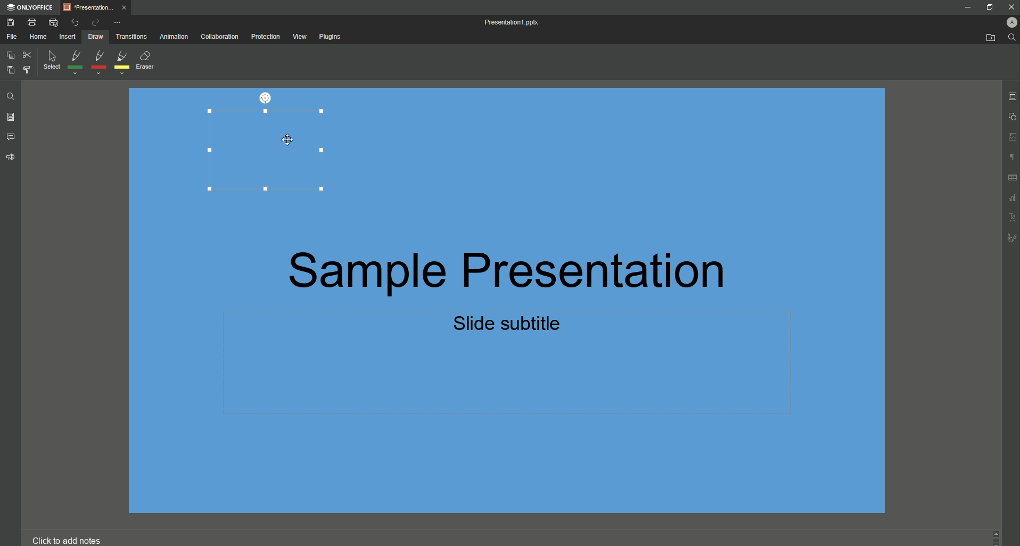 The width and height of the screenshot is (1020, 546). What do you see at coordinates (989, 8) in the screenshot?
I see `Restore` at bounding box center [989, 8].